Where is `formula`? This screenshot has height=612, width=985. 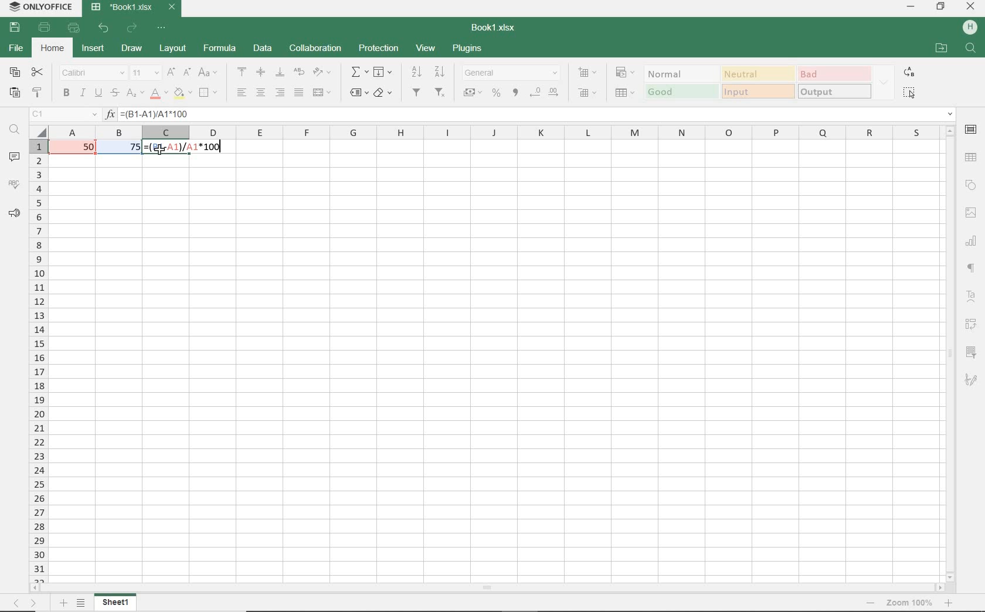 formula is located at coordinates (220, 48).